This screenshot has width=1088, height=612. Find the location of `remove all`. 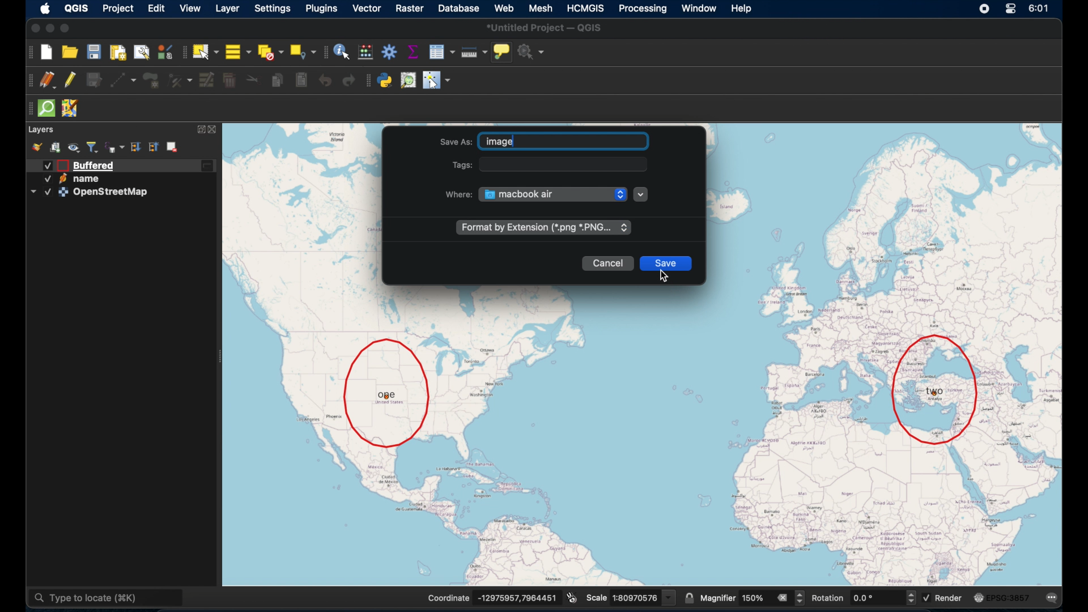

remove all is located at coordinates (782, 597).